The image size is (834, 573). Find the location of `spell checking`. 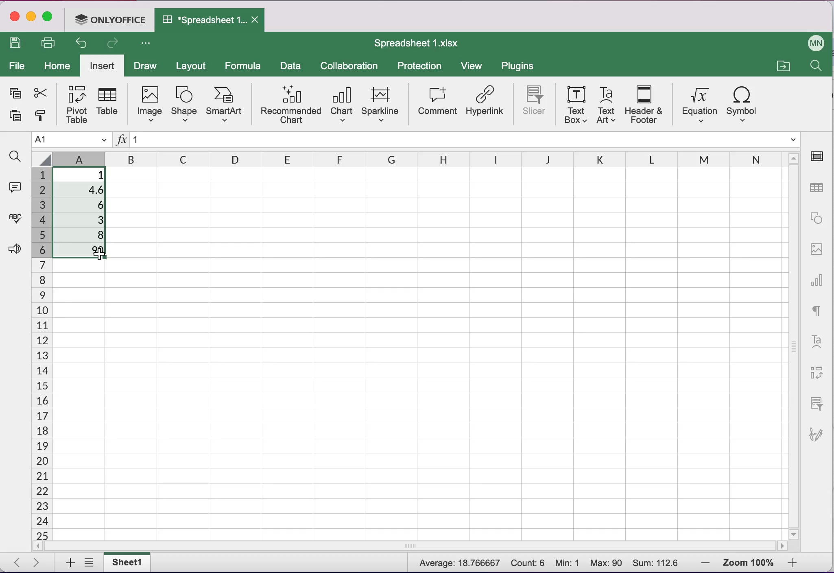

spell checking is located at coordinates (14, 219).